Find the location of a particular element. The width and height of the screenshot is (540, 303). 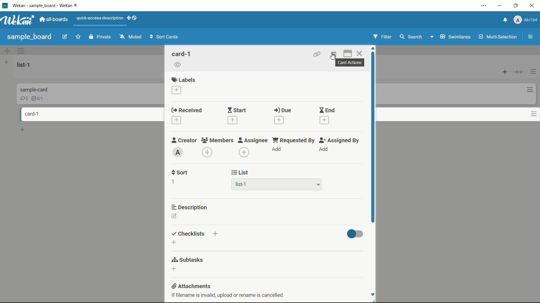

maximize card is located at coordinates (348, 53).